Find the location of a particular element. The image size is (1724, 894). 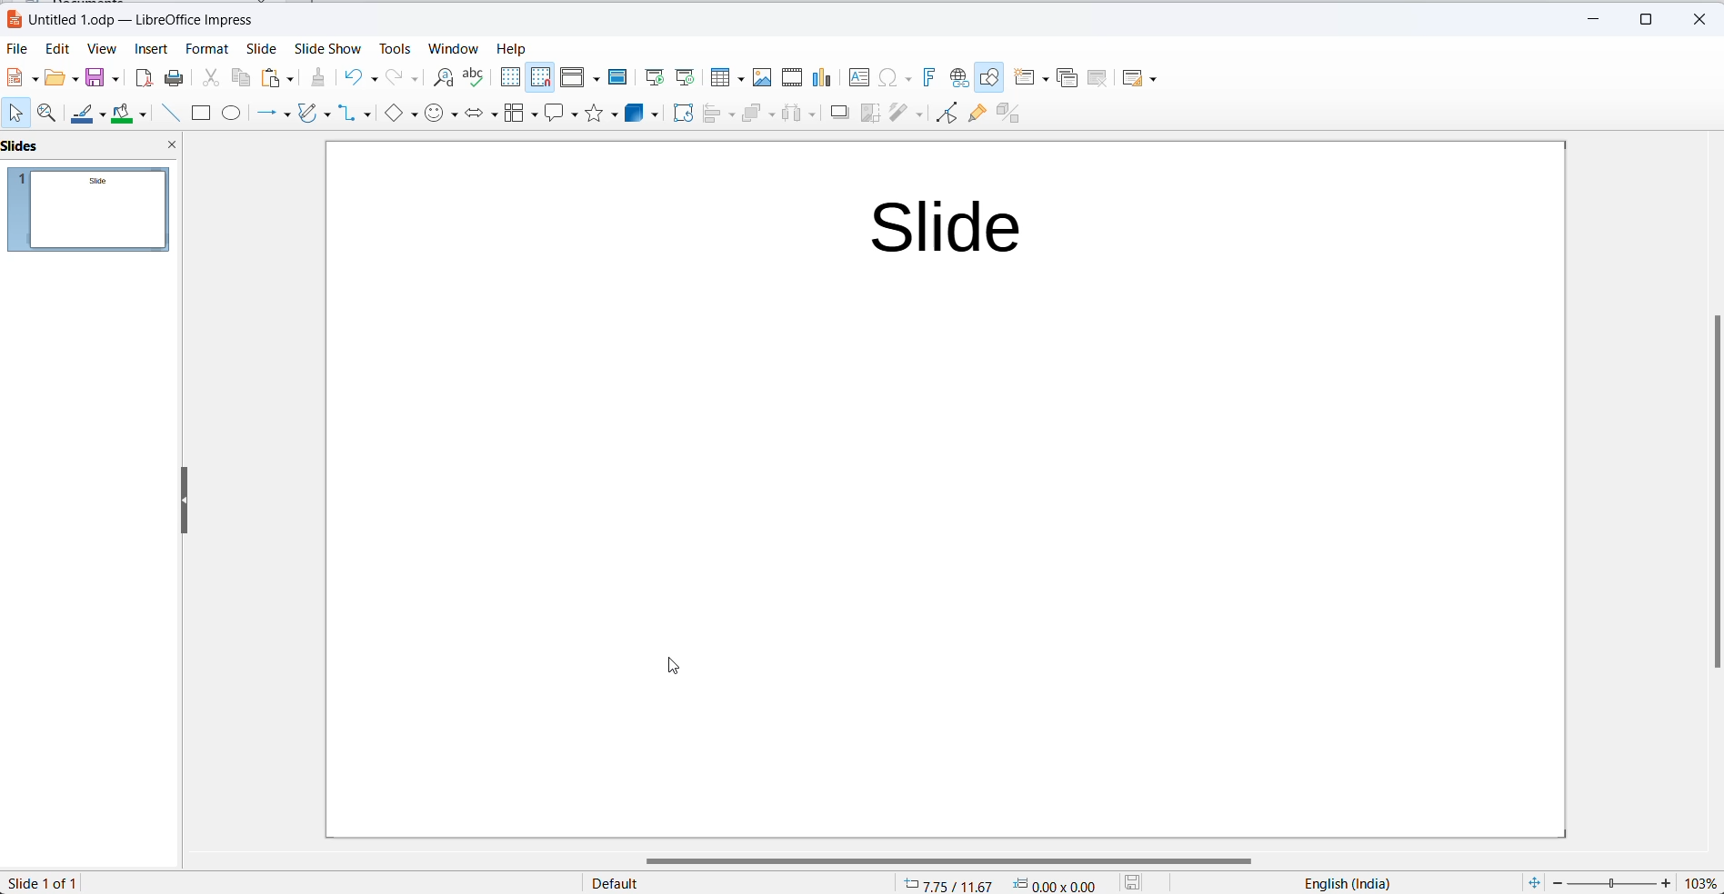

Copy is located at coordinates (236, 81).